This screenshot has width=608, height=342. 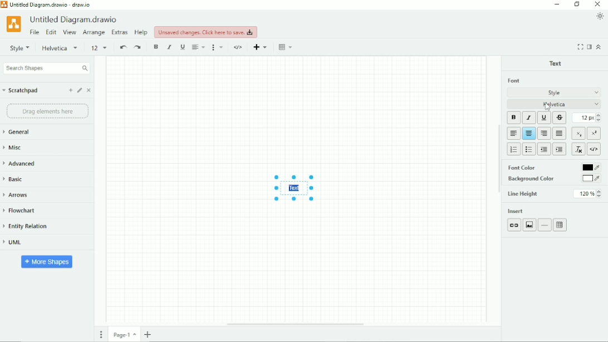 What do you see at coordinates (529, 225) in the screenshot?
I see `Image` at bounding box center [529, 225].